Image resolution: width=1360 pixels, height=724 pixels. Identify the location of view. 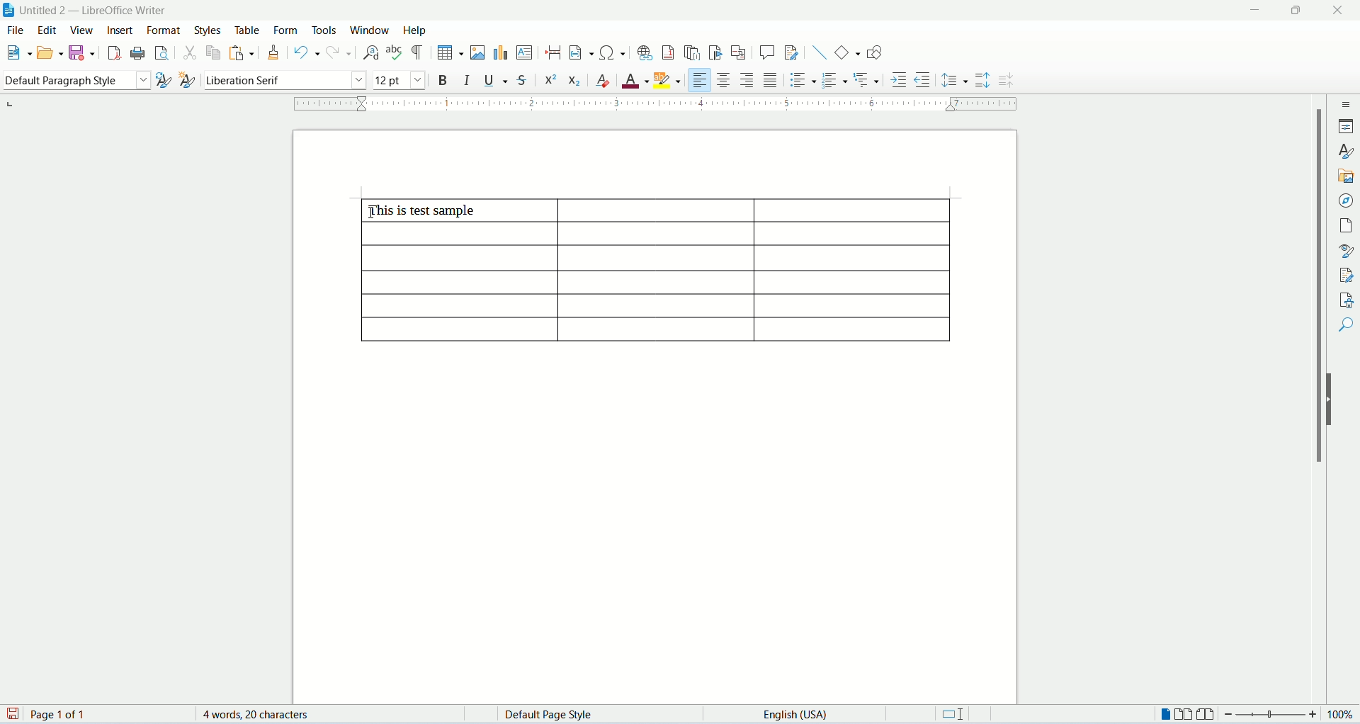
(81, 30).